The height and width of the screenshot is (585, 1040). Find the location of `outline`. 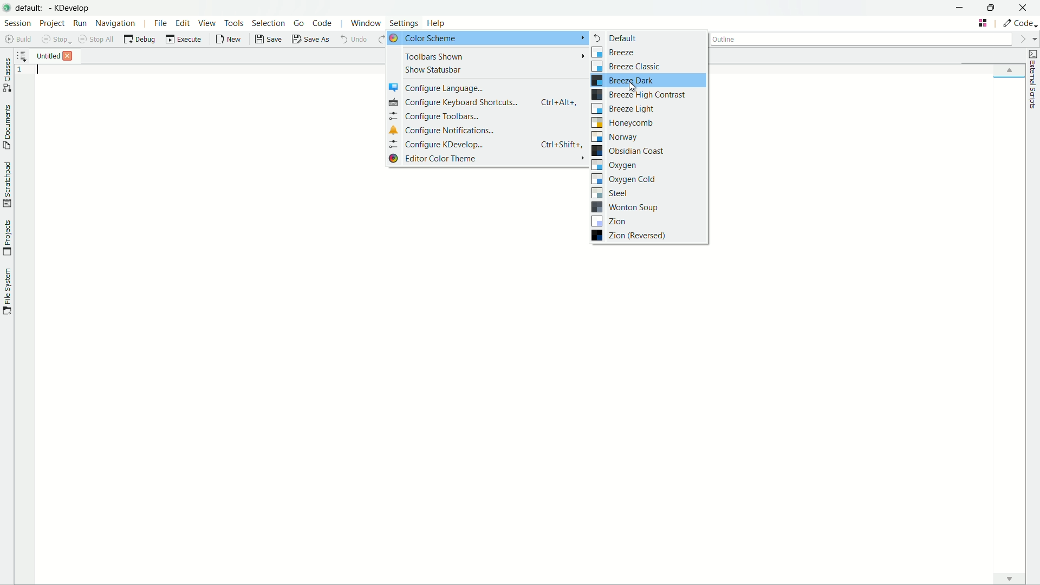

outline is located at coordinates (860, 41).